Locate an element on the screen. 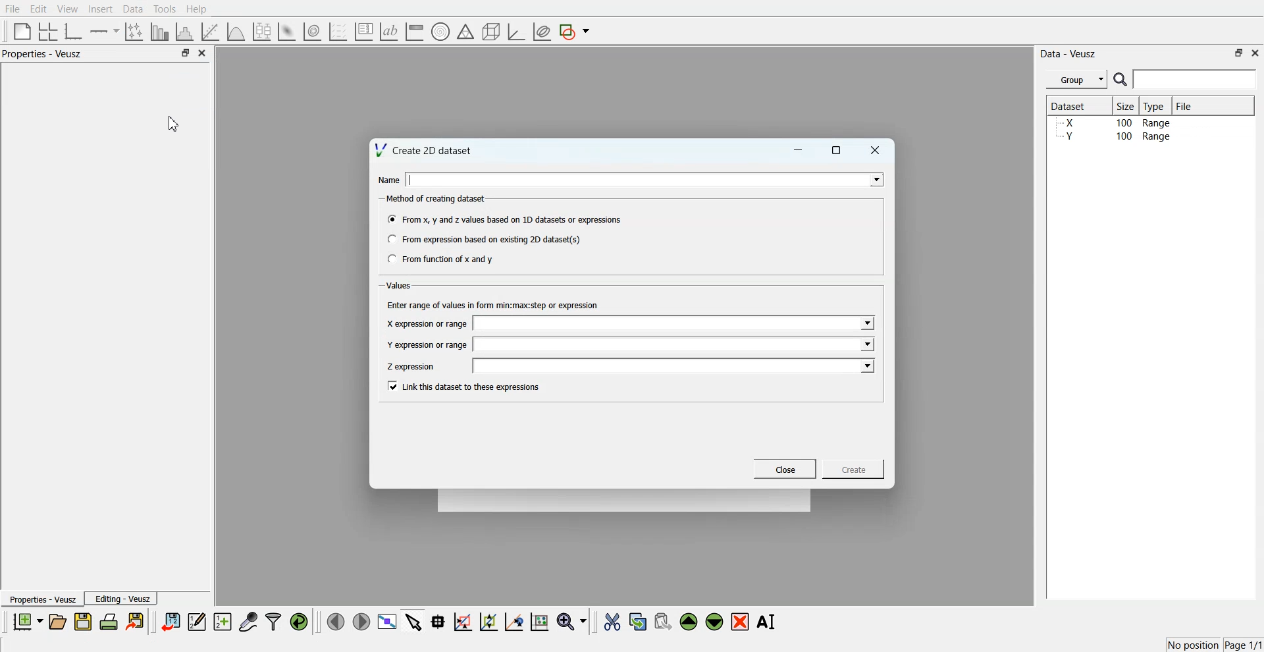  Size is located at coordinates (1126, 105).